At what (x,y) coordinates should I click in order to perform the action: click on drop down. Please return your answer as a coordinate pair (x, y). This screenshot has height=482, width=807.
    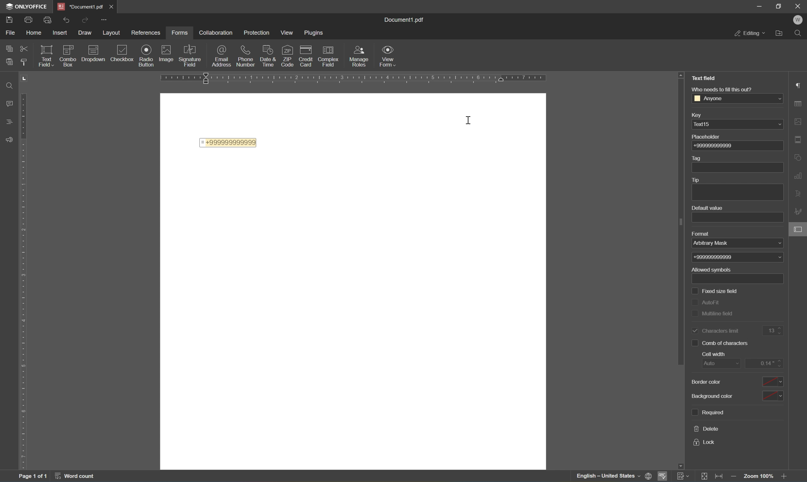
    Looking at the image, I should click on (778, 124).